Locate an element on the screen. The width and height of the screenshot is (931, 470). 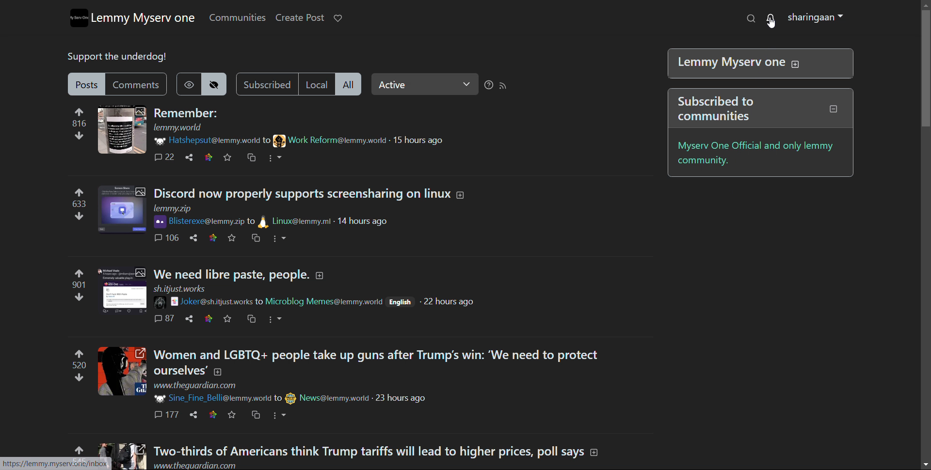
sharingaan(profile) is located at coordinates (816, 18).